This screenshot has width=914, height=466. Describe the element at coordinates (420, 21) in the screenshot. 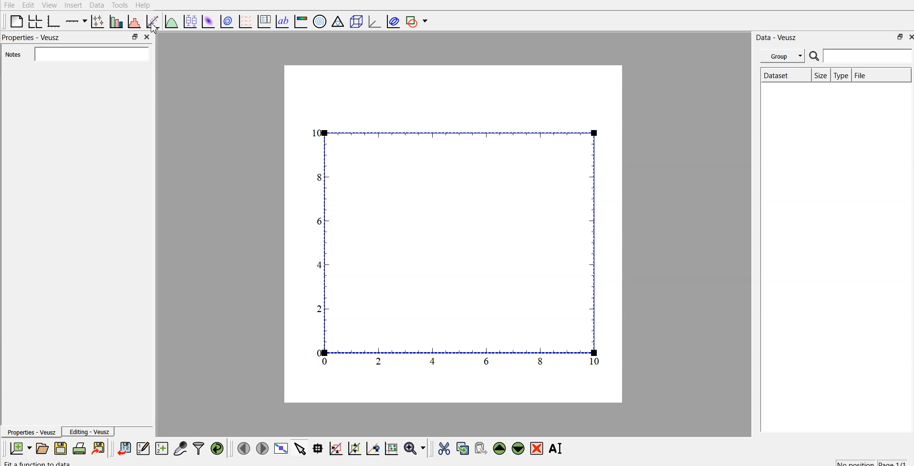

I see `add shape` at that location.